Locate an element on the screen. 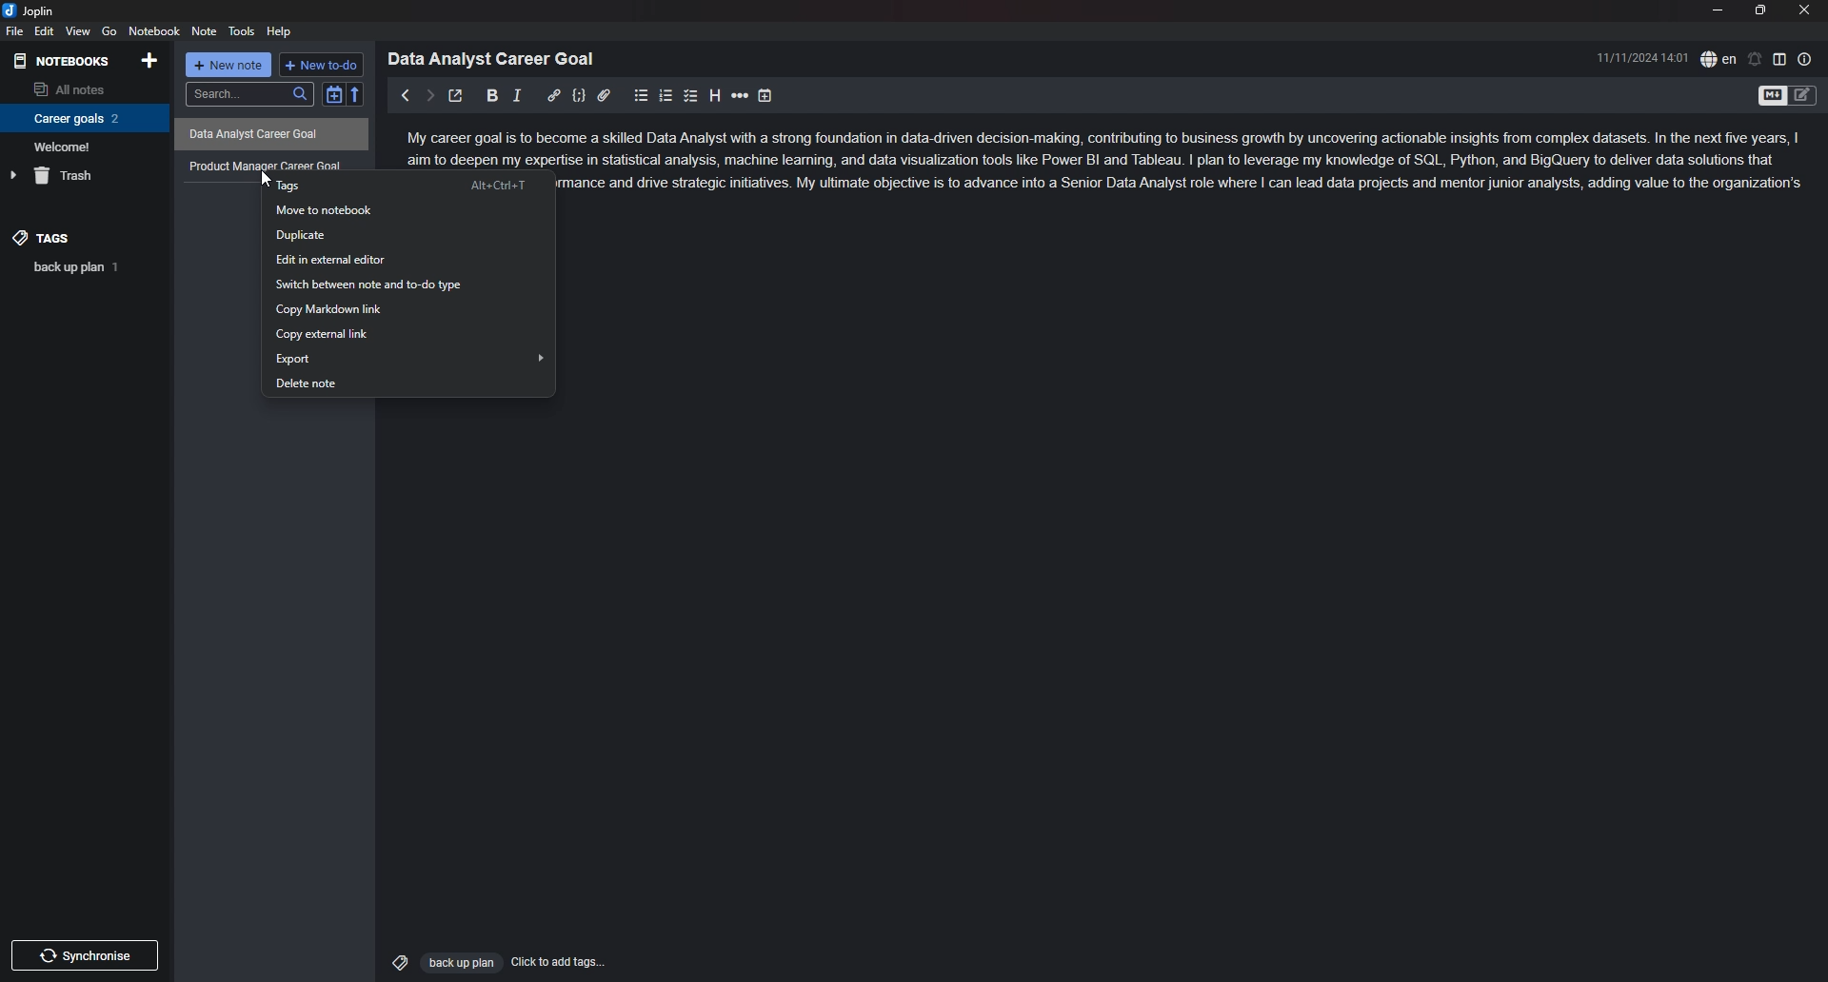 This screenshot has width=1828, height=982. add notebook is located at coordinates (151, 60).